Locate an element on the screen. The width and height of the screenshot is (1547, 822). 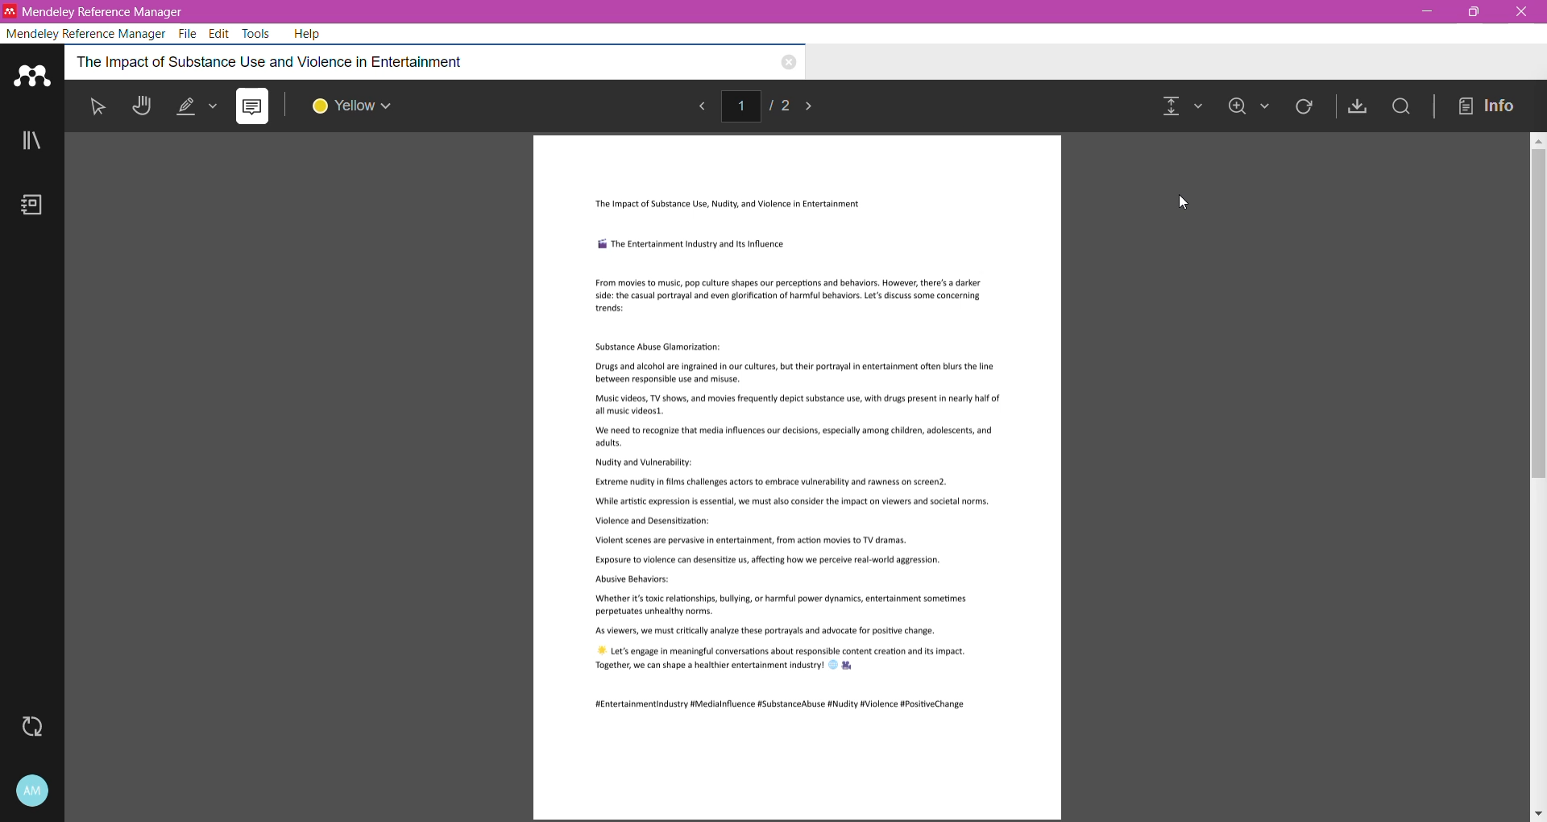
Mendeley Reference Manager is located at coordinates (87, 32).